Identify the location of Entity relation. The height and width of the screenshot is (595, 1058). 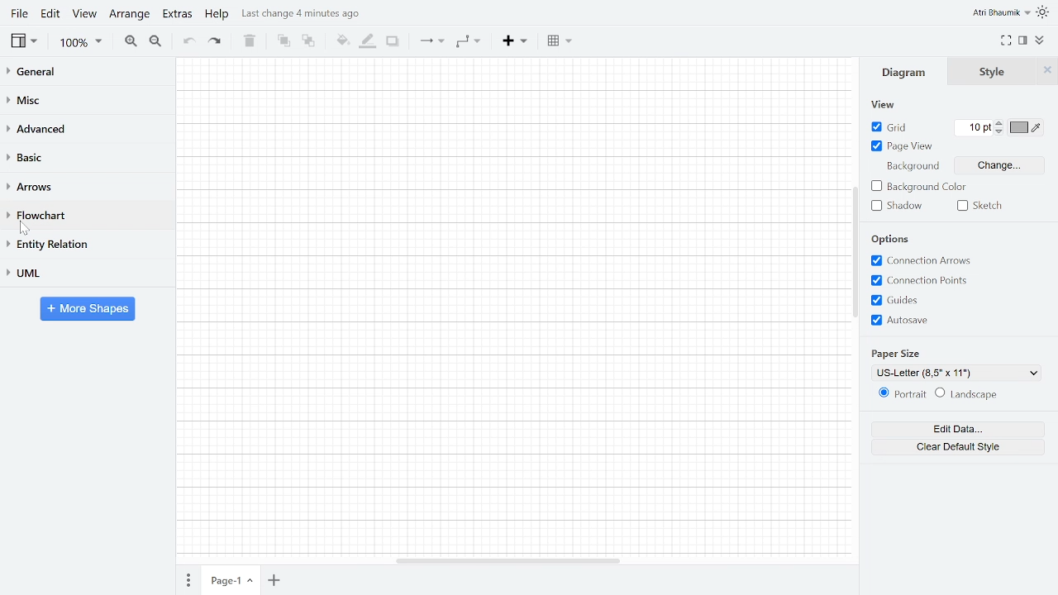
(84, 244).